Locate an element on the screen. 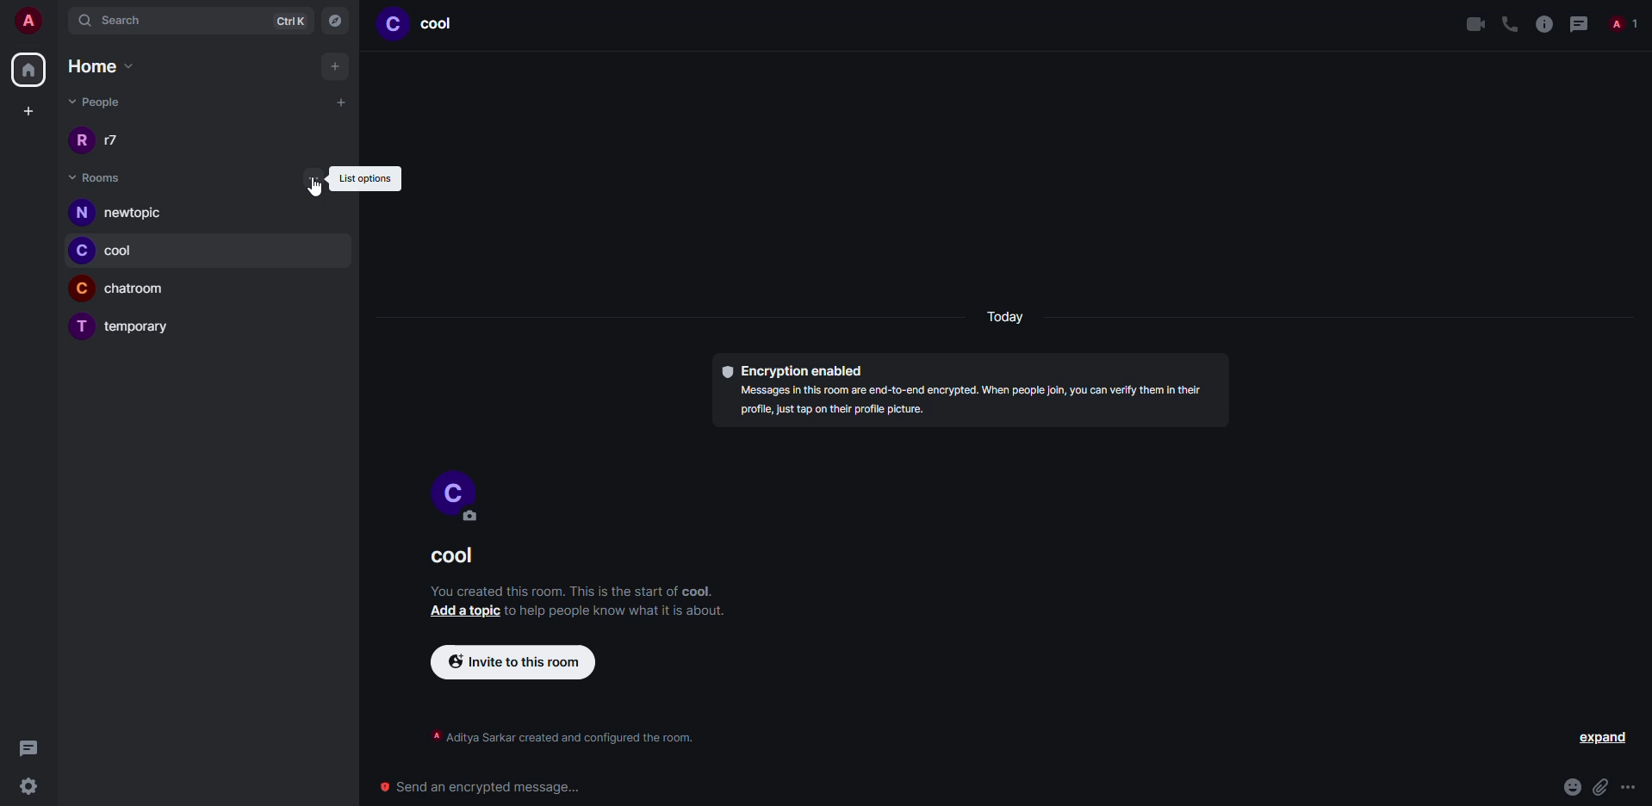 The width and height of the screenshot is (1652, 806). edit is located at coordinates (473, 518).